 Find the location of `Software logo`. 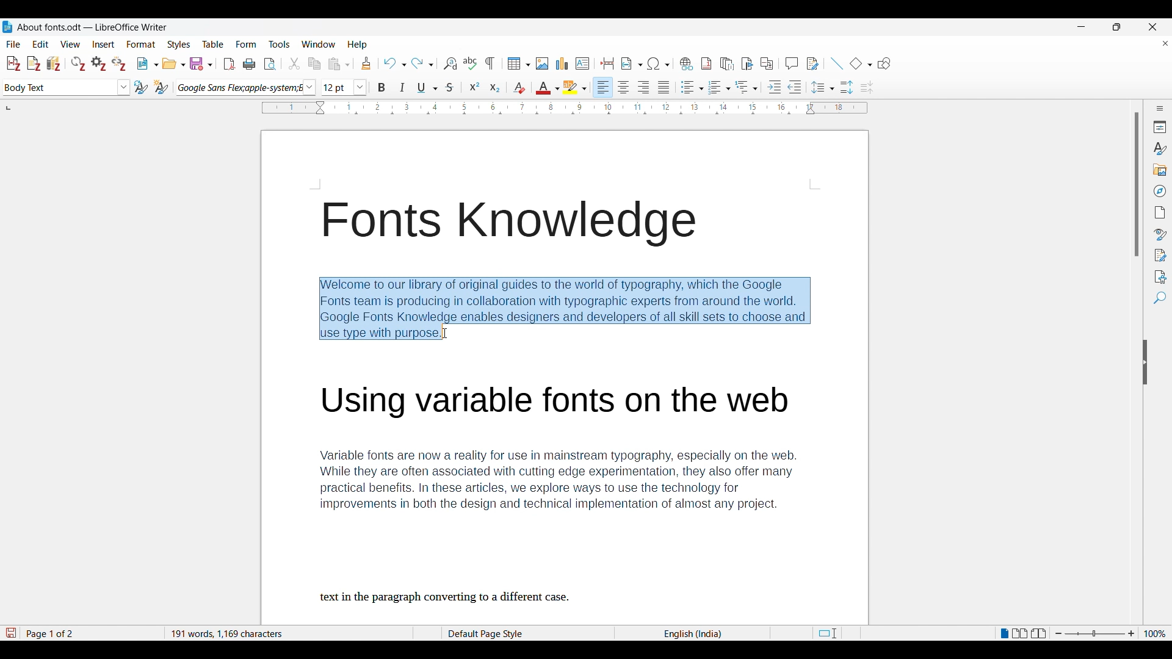

Software logo is located at coordinates (7, 27).